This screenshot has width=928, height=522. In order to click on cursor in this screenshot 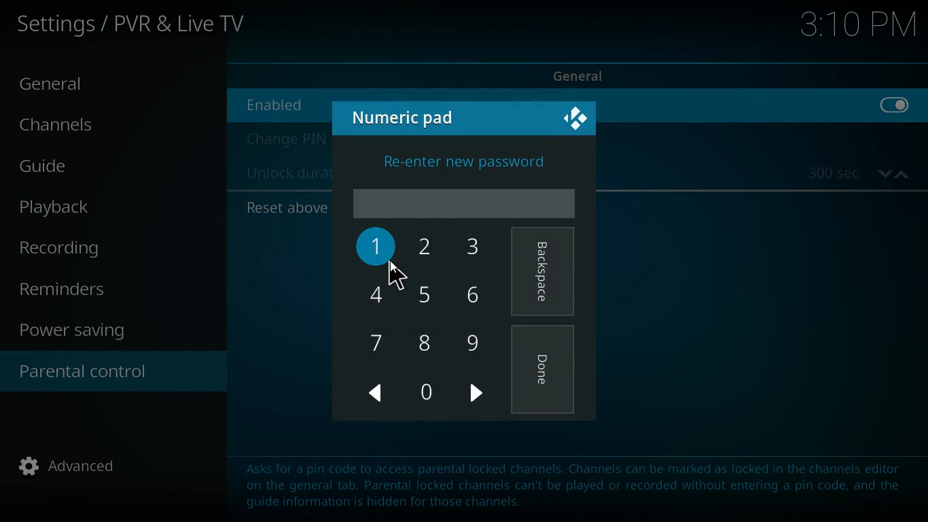, I will do `click(399, 277)`.